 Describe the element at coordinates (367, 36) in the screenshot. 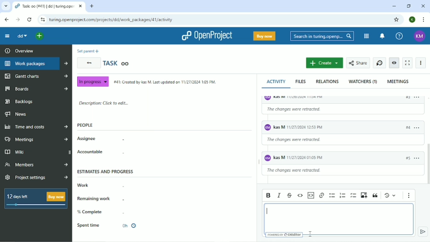

I see `Modules` at that location.